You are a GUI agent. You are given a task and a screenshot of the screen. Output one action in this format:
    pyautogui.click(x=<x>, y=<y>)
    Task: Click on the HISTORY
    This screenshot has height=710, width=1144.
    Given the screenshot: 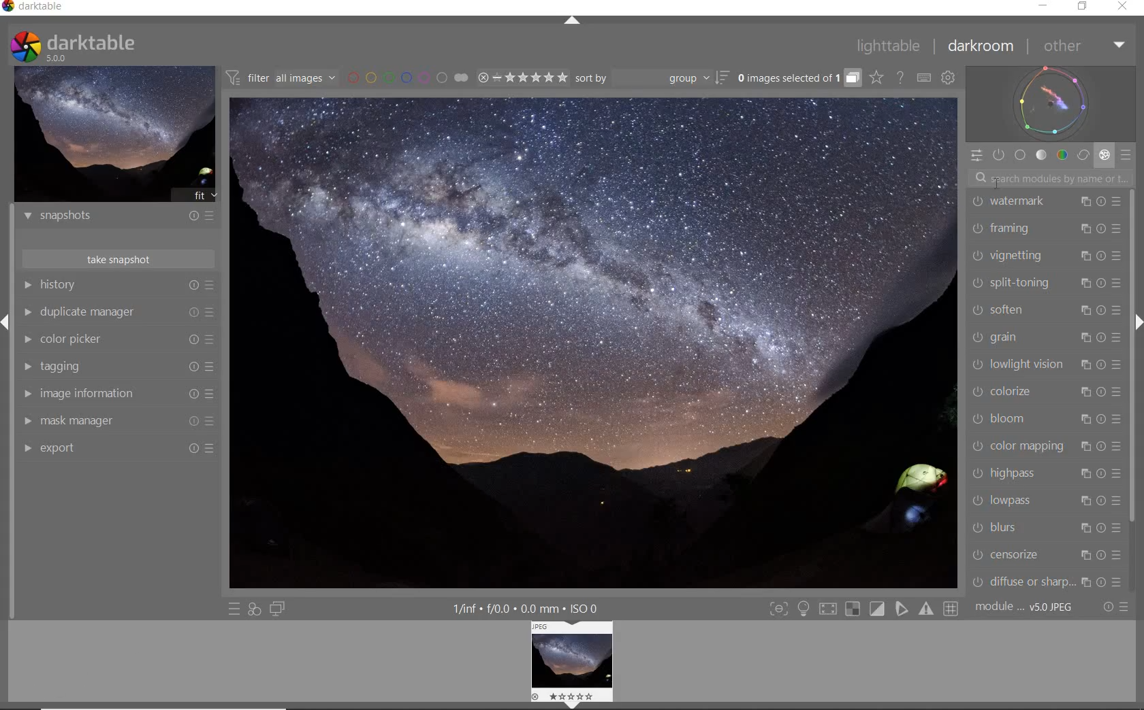 What is the action you would take?
    pyautogui.click(x=27, y=285)
    